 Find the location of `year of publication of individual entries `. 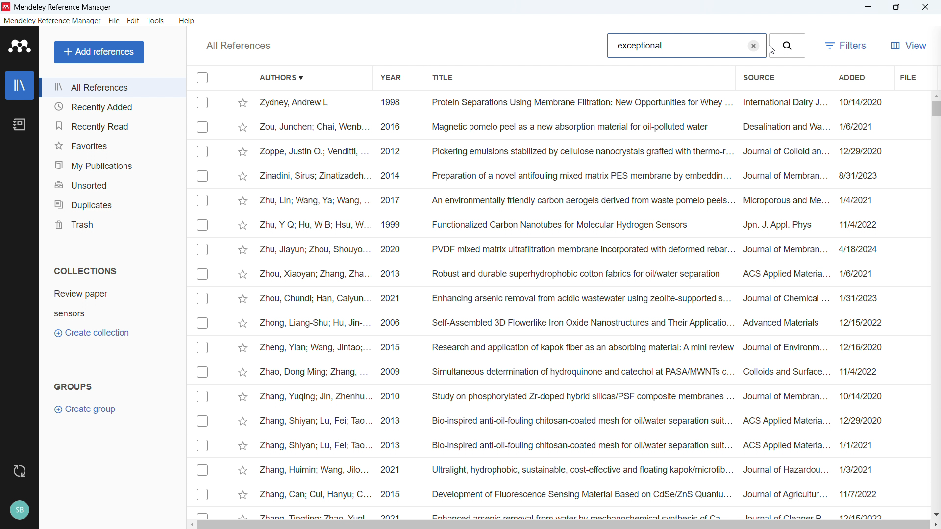

year of publication of individual entries  is located at coordinates (391, 307).